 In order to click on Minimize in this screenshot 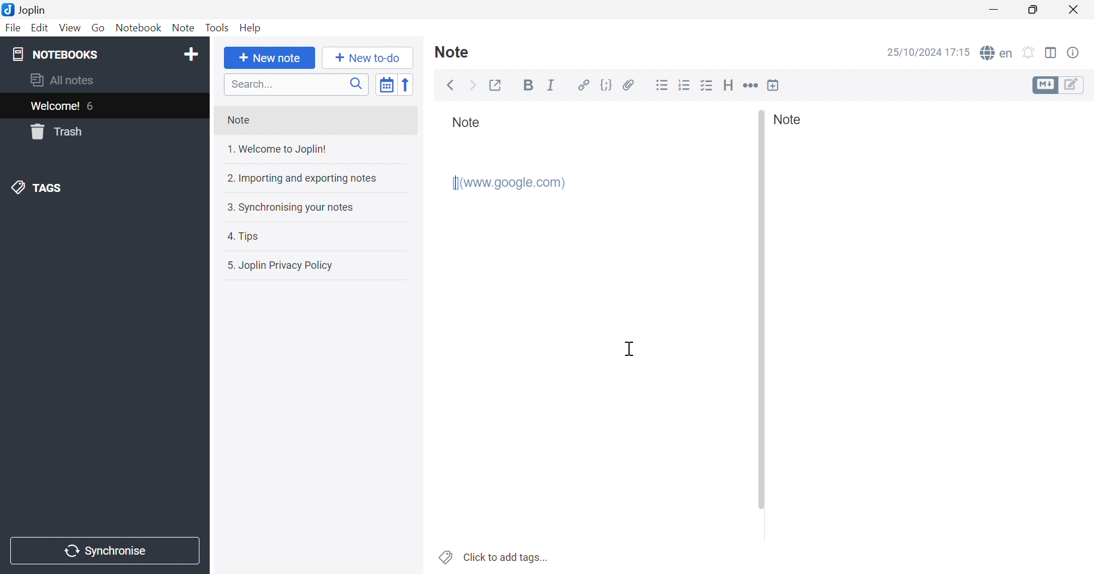, I will do `click(993, 10)`.